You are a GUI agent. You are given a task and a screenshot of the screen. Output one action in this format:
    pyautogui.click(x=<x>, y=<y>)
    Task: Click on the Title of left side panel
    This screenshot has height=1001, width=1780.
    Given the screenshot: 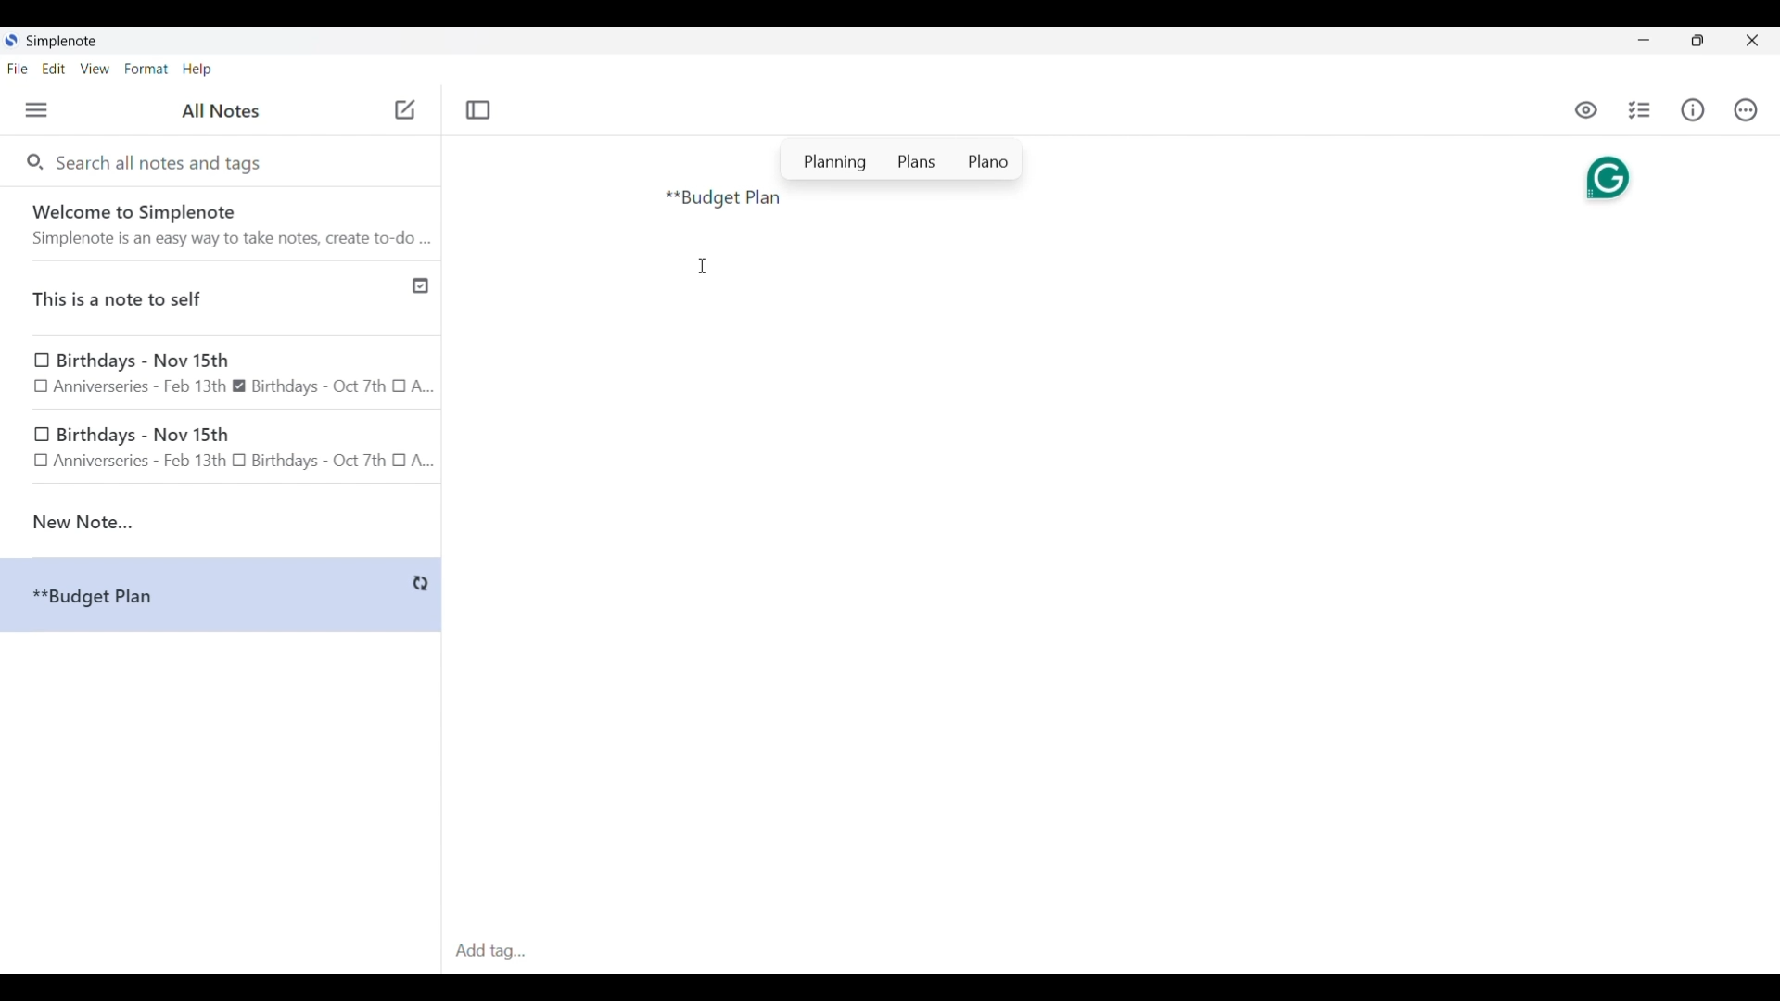 What is the action you would take?
    pyautogui.click(x=221, y=111)
    